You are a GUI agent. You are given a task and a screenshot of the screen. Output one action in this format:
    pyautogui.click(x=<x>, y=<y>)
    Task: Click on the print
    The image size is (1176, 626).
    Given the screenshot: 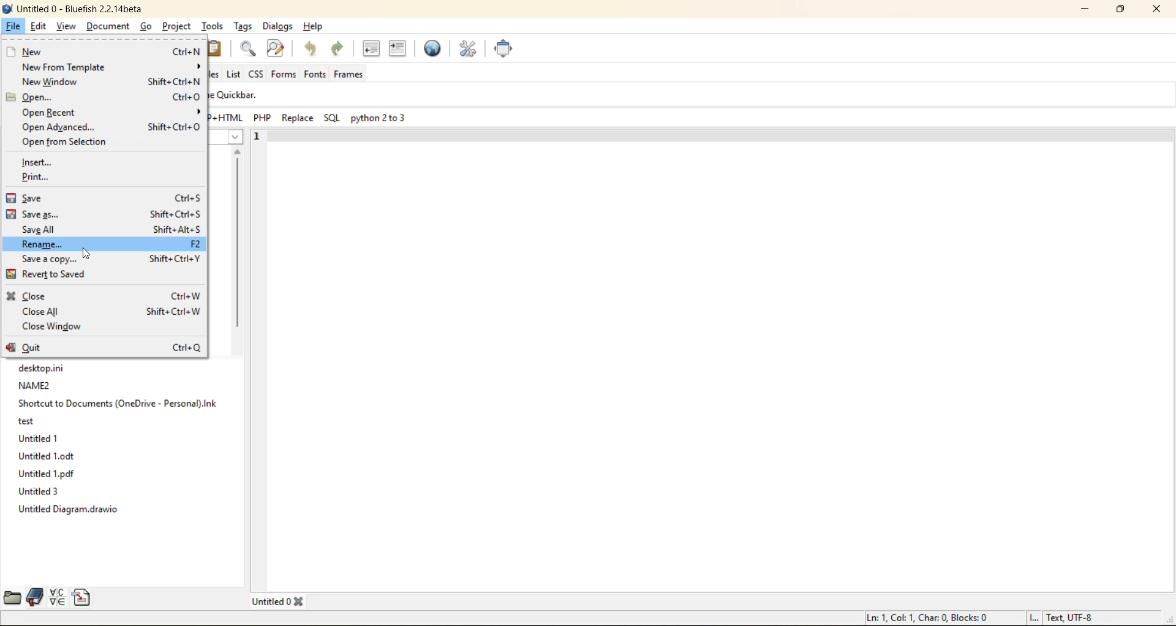 What is the action you would take?
    pyautogui.click(x=36, y=176)
    